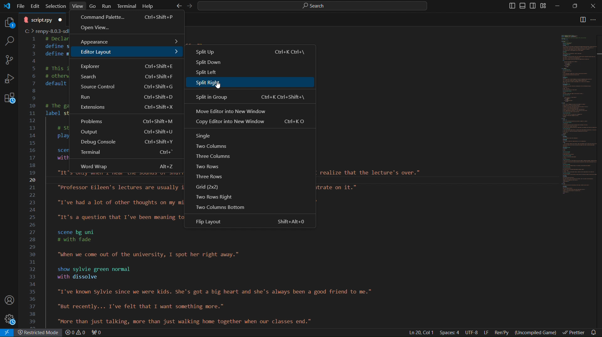 The image size is (602, 337). What do you see at coordinates (211, 196) in the screenshot?
I see `Two Rows Right` at bounding box center [211, 196].